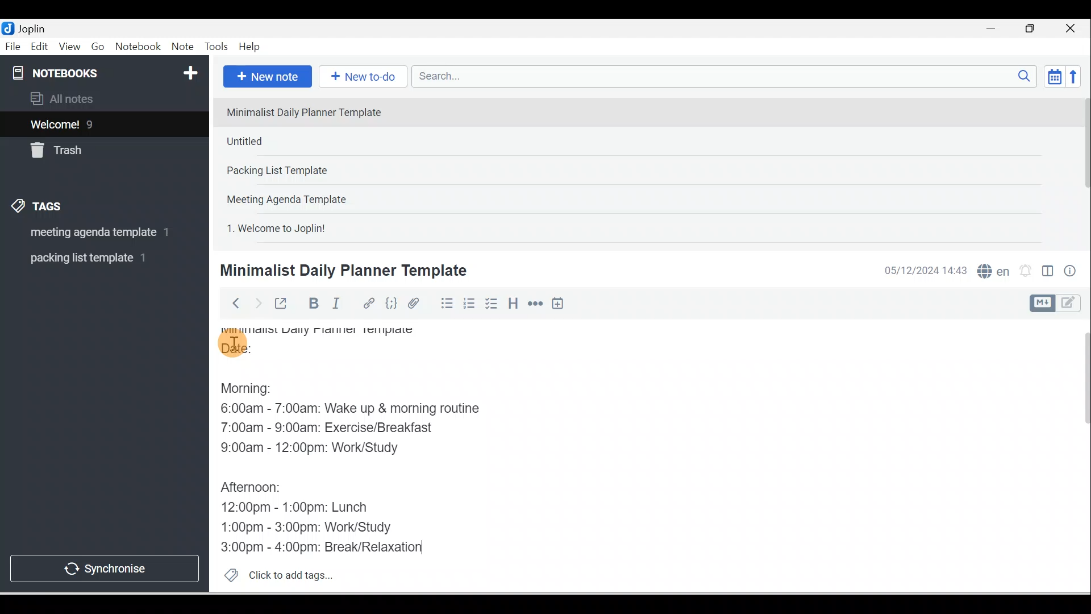 The width and height of the screenshot is (1091, 614). Describe the element at coordinates (265, 77) in the screenshot. I see `New note` at that location.